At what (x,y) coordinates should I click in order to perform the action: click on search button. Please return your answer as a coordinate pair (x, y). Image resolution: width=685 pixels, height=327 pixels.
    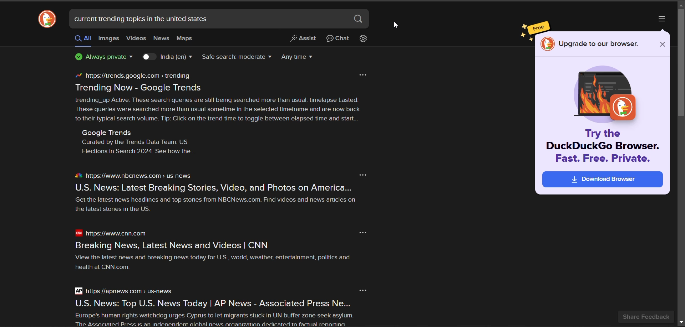
    Looking at the image, I should click on (359, 19).